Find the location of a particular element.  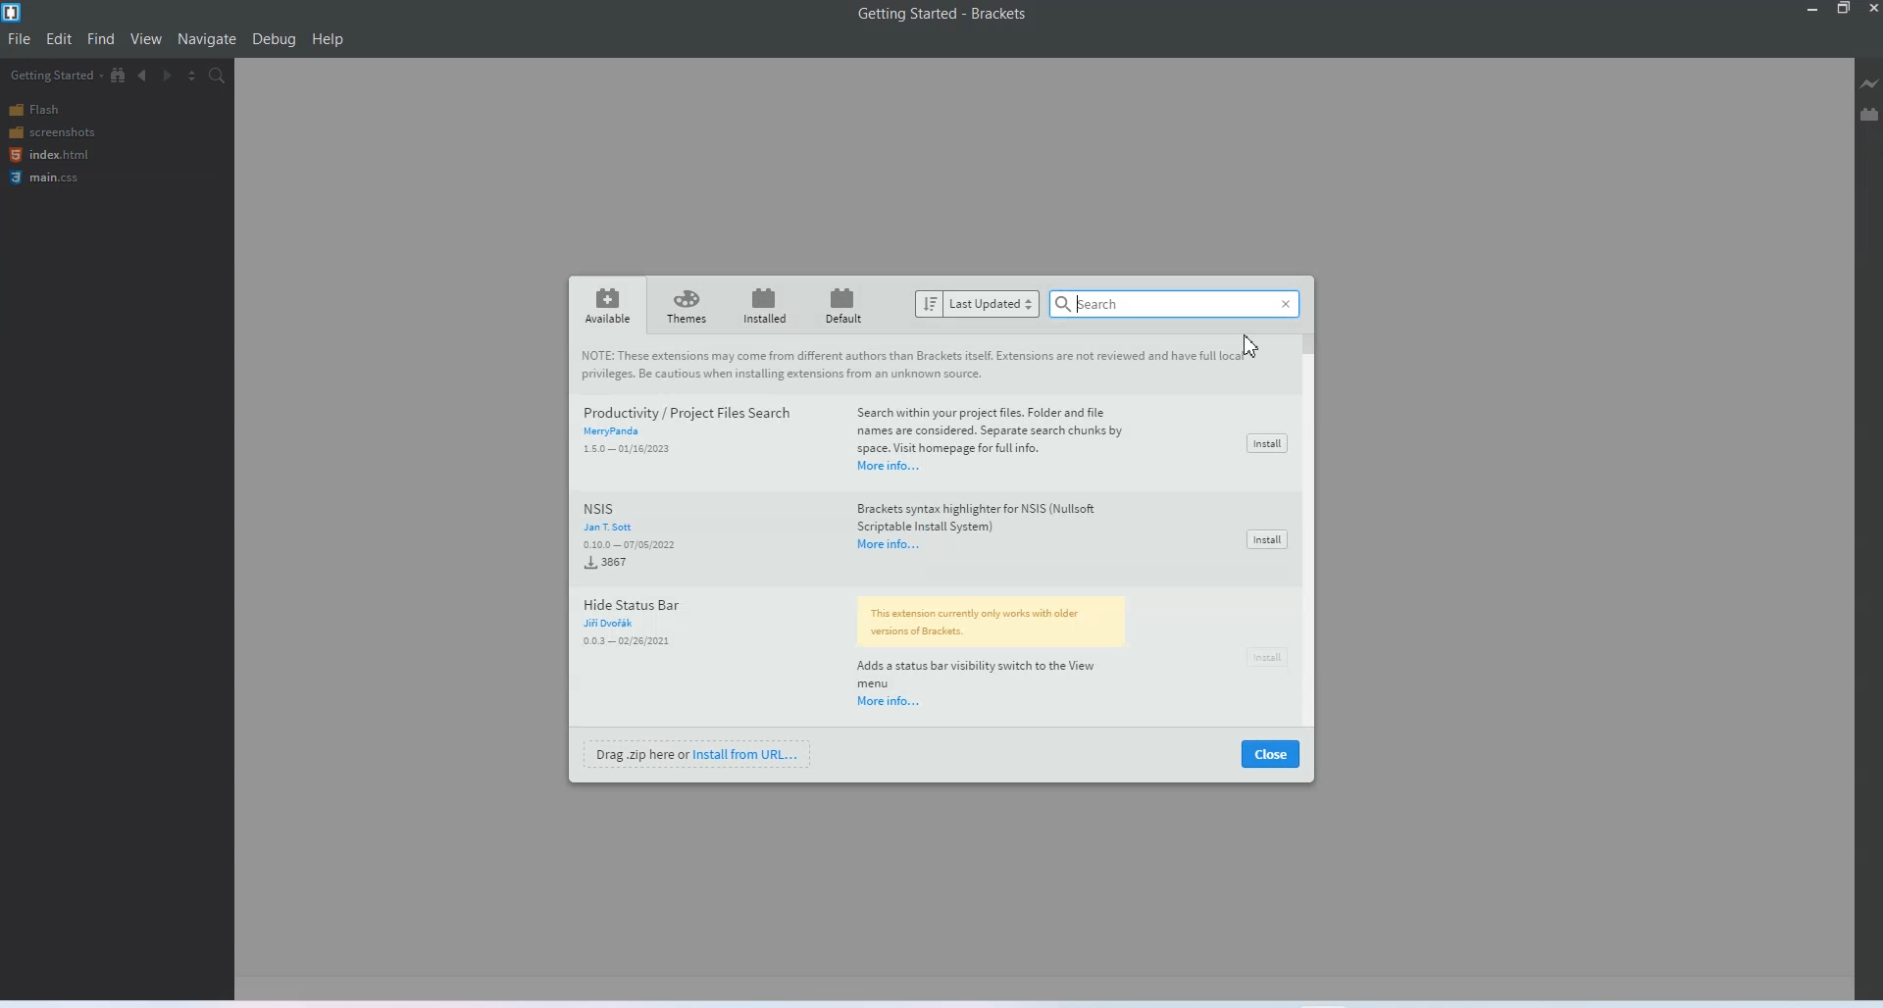

Brackets is located at coordinates (998, 13).